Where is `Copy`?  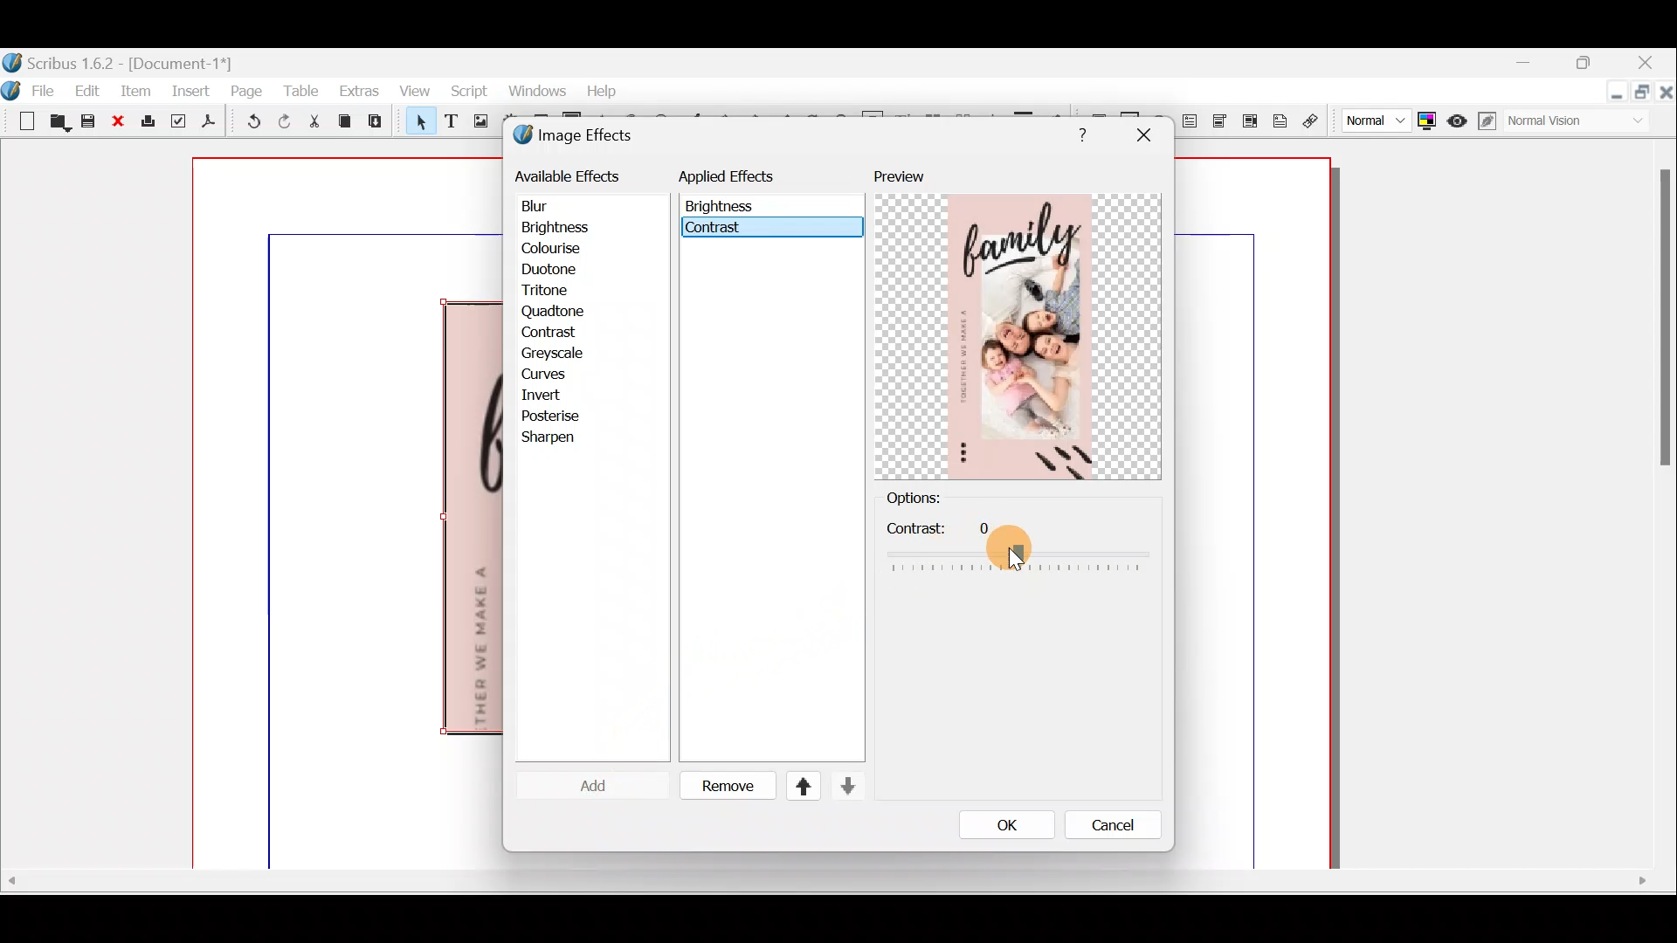 Copy is located at coordinates (345, 121).